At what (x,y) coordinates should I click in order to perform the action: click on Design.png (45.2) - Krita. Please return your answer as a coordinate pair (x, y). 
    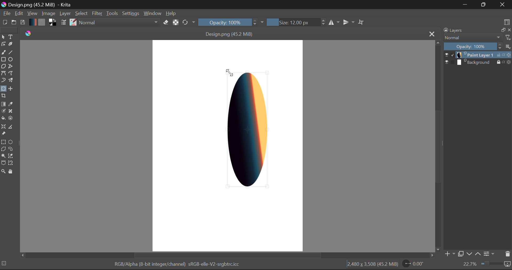
    Looking at the image, I should click on (39, 5).